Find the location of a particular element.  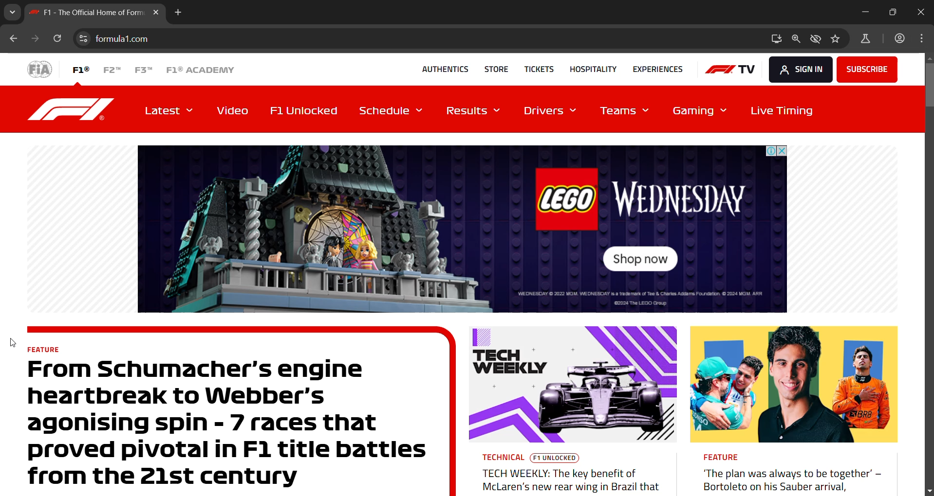

EXPERIENCES is located at coordinates (658, 69).